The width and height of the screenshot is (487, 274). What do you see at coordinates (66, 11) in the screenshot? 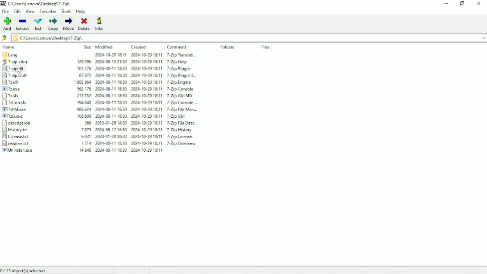
I see `Tools` at bounding box center [66, 11].